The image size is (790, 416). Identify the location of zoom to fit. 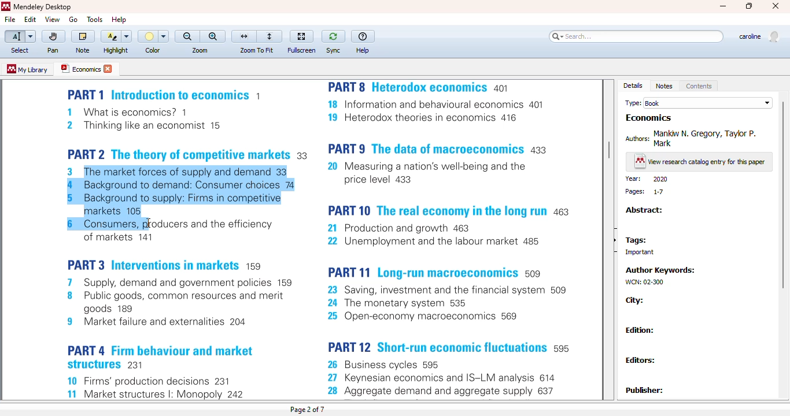
(256, 50).